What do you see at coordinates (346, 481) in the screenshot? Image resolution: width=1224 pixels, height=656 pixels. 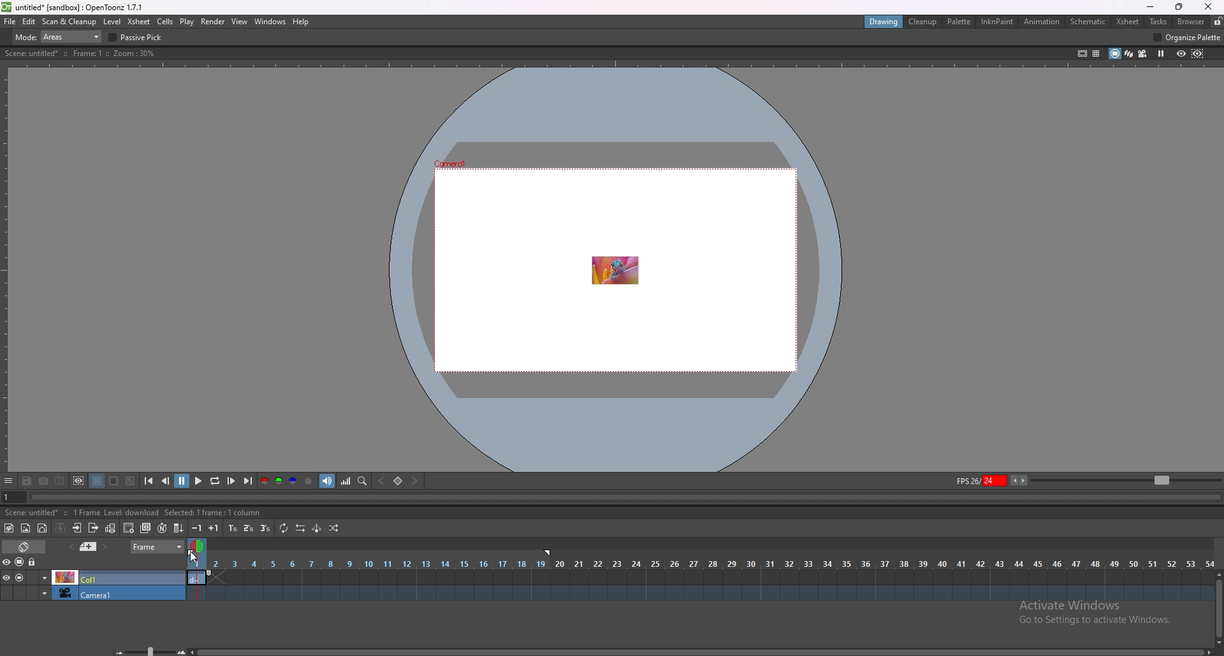 I see `histogram` at bounding box center [346, 481].